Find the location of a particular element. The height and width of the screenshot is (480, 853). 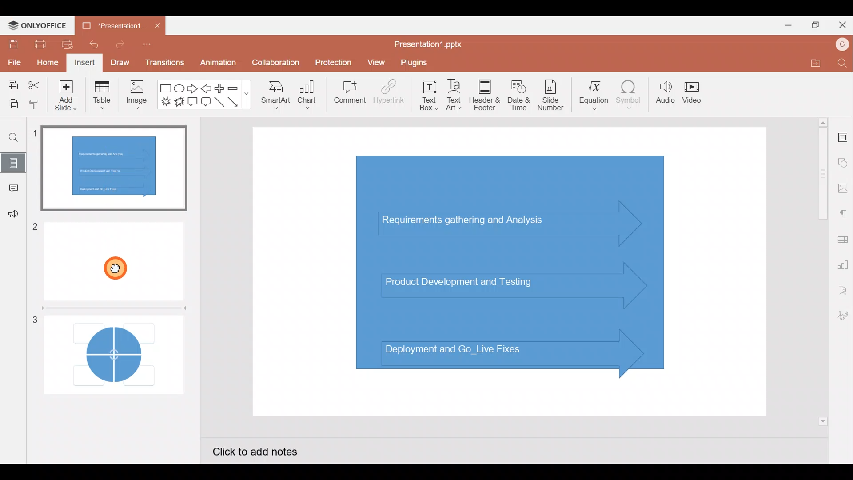

Presentation1.pptx is located at coordinates (432, 44).